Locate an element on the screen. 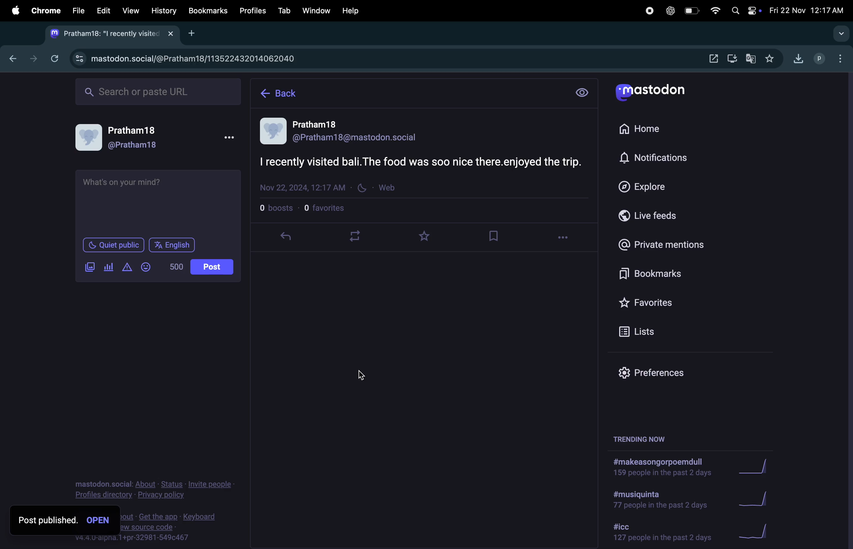 The image size is (853, 549). favourites is located at coordinates (652, 301).